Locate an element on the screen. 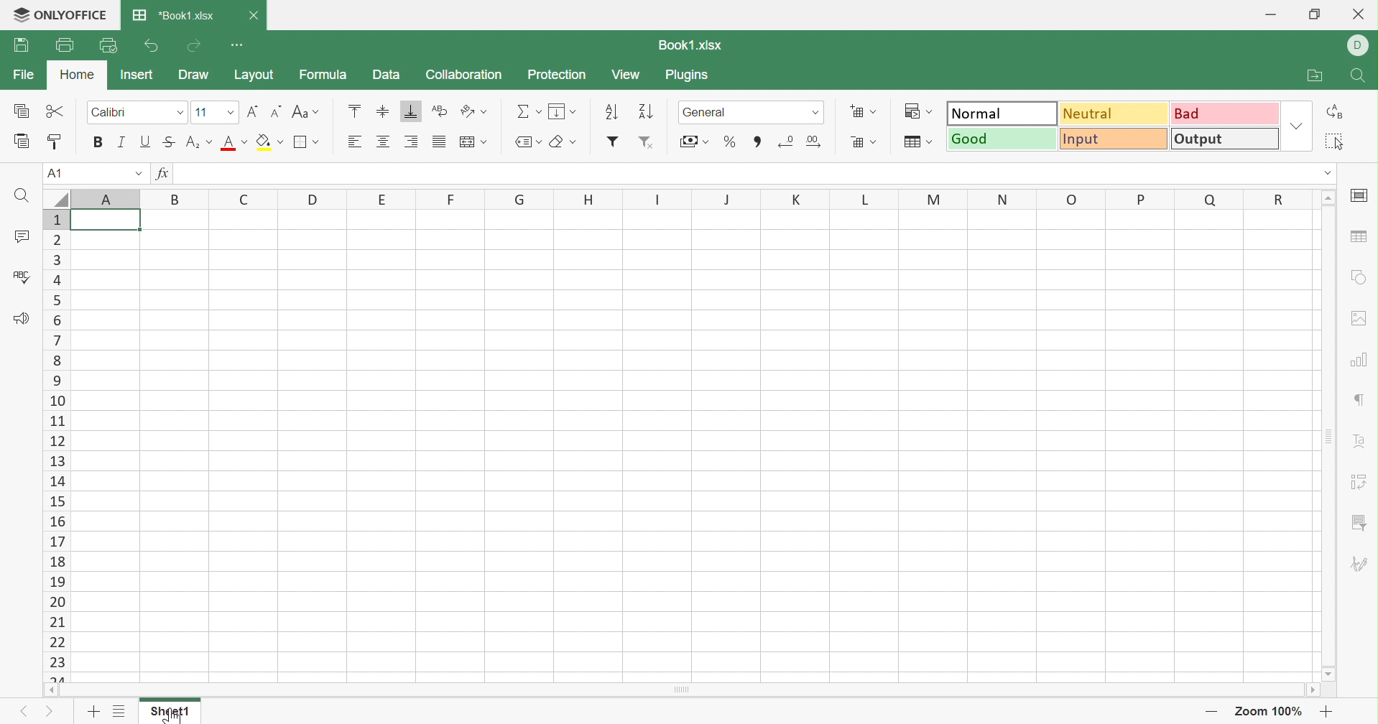 This screenshot has height=724, width=1378. 11 is located at coordinates (203, 110).